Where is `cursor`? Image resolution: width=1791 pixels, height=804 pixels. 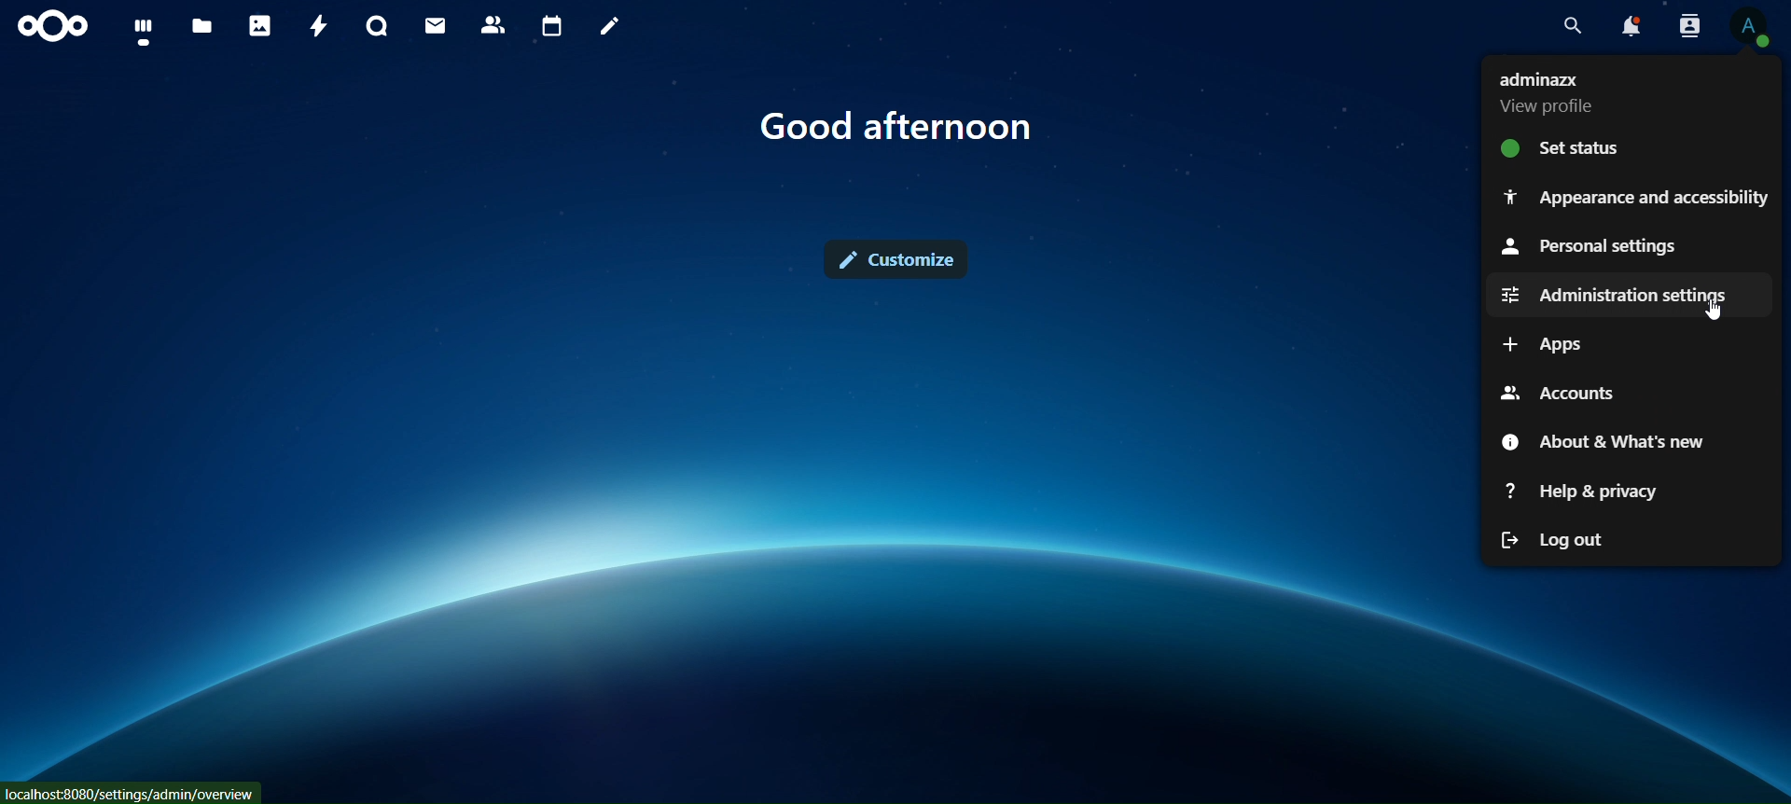
cursor is located at coordinates (1718, 312).